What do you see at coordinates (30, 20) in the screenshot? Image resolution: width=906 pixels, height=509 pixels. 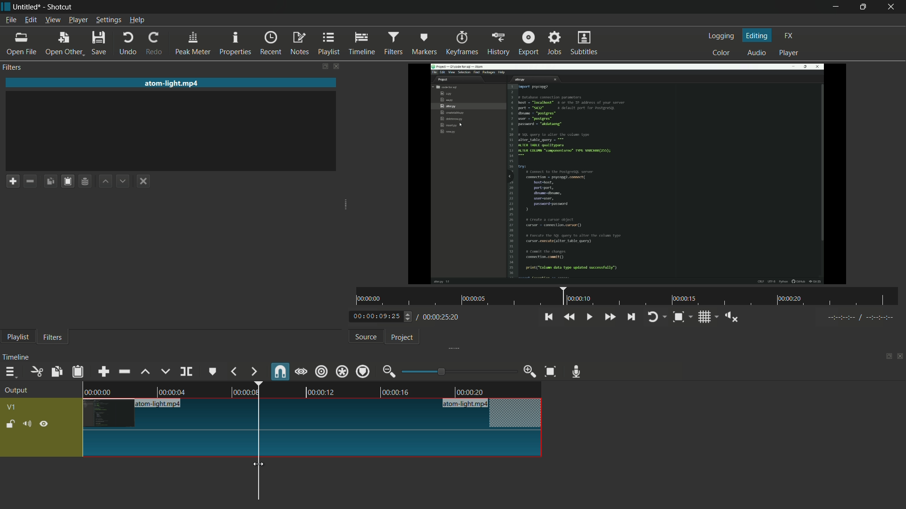 I see `edit menu` at bounding box center [30, 20].